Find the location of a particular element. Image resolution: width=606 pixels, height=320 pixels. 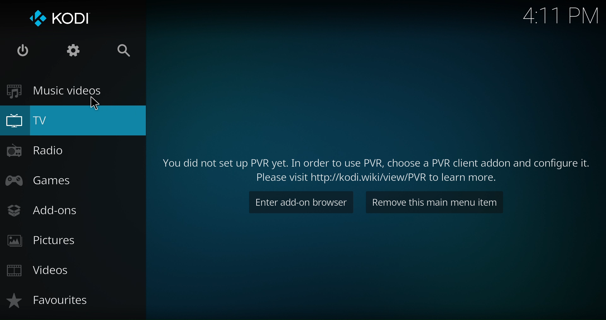

System is located at coordinates (75, 50).